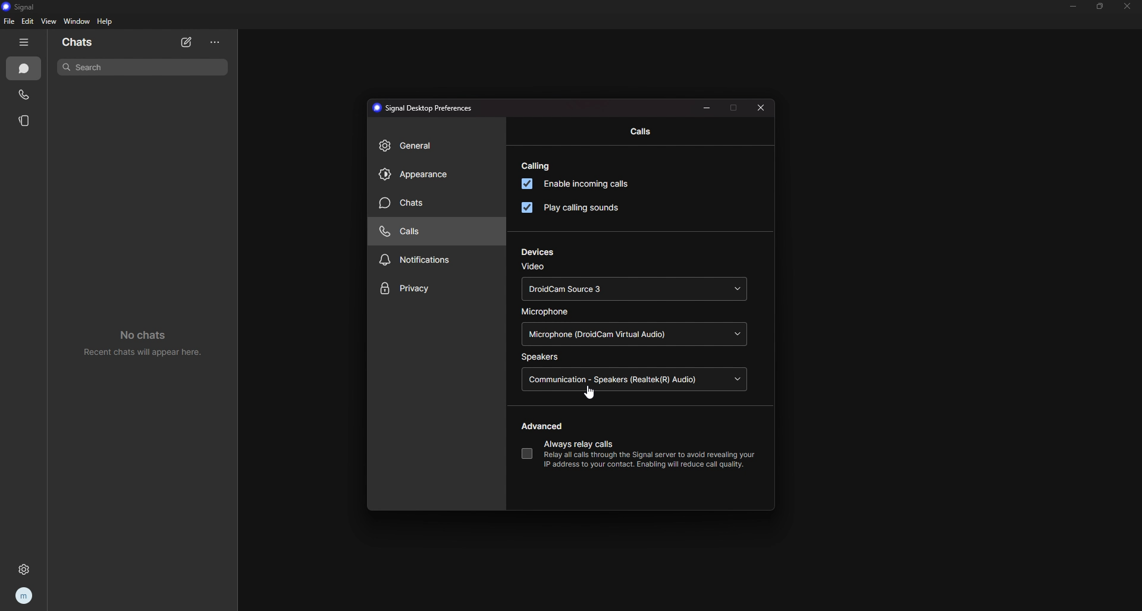 This screenshot has height=611, width=1142. Describe the element at coordinates (437, 288) in the screenshot. I see `privacy` at that location.